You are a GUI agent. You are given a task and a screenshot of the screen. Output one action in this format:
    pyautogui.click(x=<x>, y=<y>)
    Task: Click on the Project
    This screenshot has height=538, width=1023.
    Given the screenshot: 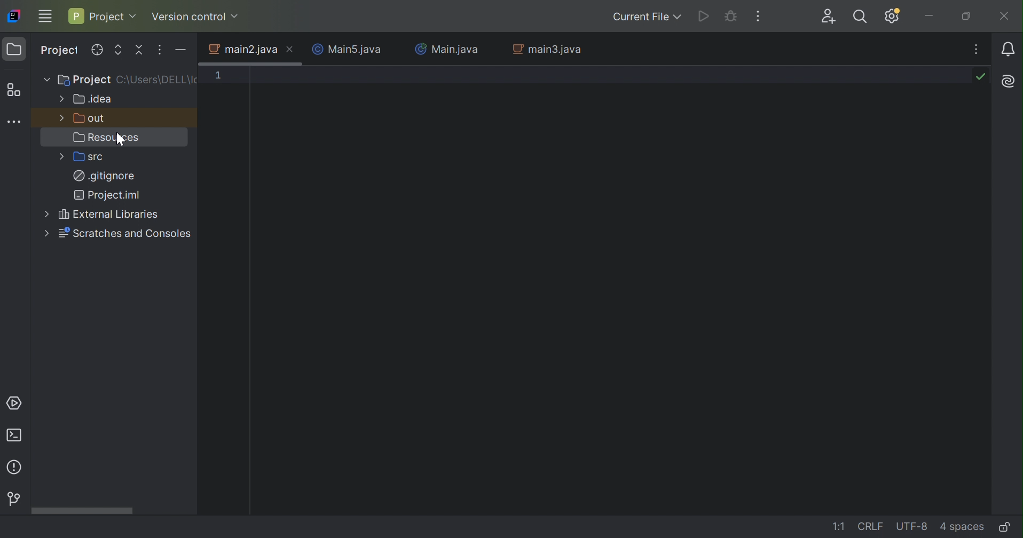 What is the action you would take?
    pyautogui.click(x=85, y=81)
    